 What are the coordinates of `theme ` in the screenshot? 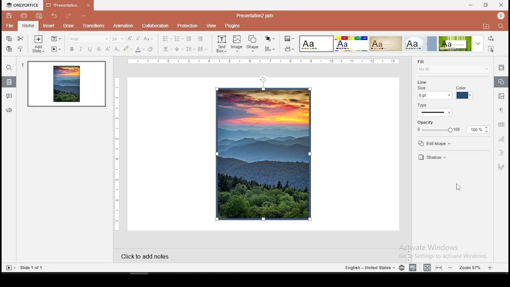 It's located at (386, 44).